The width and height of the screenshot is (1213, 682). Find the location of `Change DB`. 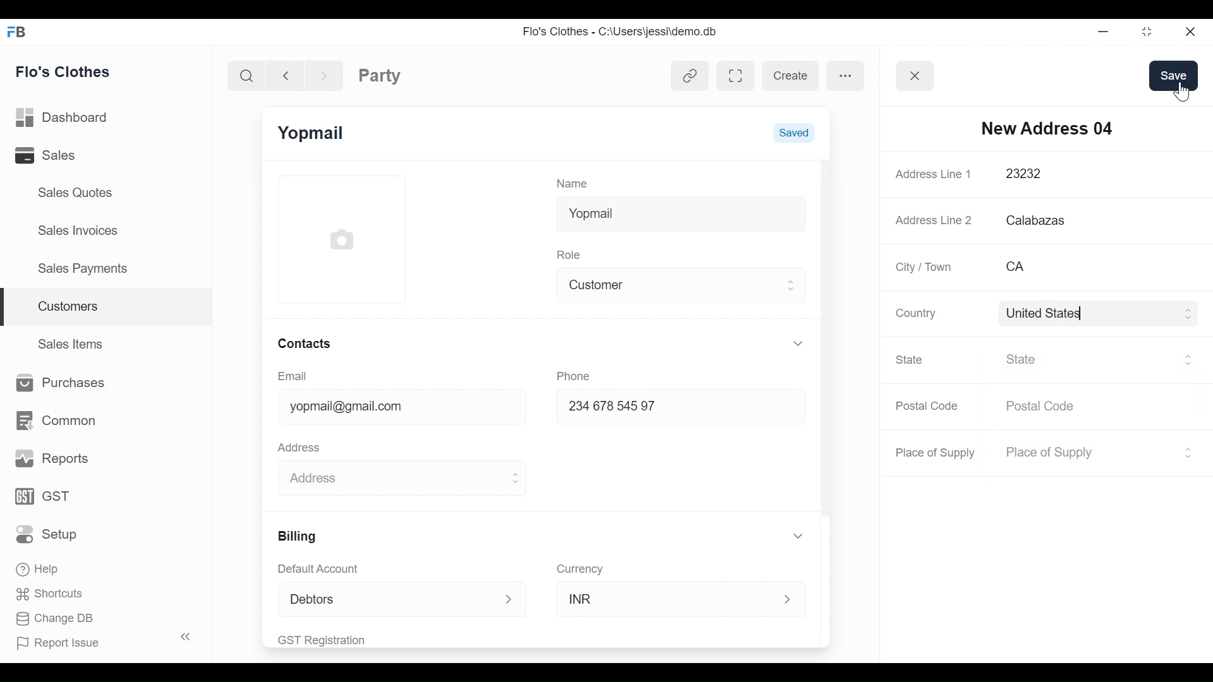

Change DB is located at coordinates (56, 620).